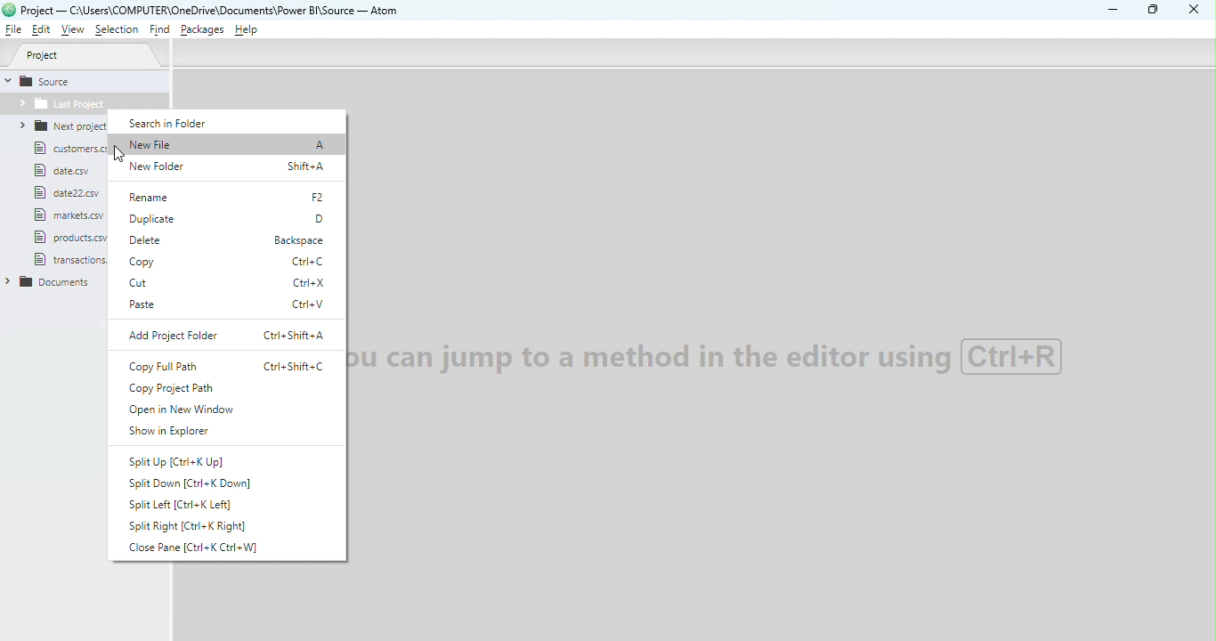 Image resolution: width=1216 pixels, height=641 pixels. I want to click on View, so click(69, 30).